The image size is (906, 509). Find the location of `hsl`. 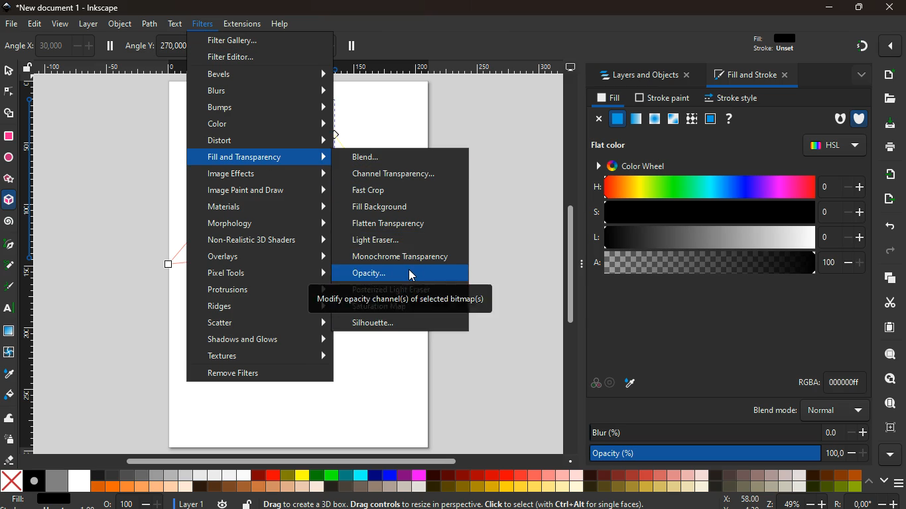

hsl is located at coordinates (833, 145).